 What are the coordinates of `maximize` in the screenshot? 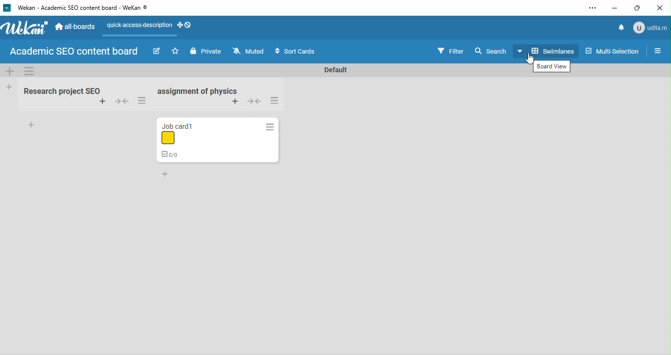 It's located at (638, 8).